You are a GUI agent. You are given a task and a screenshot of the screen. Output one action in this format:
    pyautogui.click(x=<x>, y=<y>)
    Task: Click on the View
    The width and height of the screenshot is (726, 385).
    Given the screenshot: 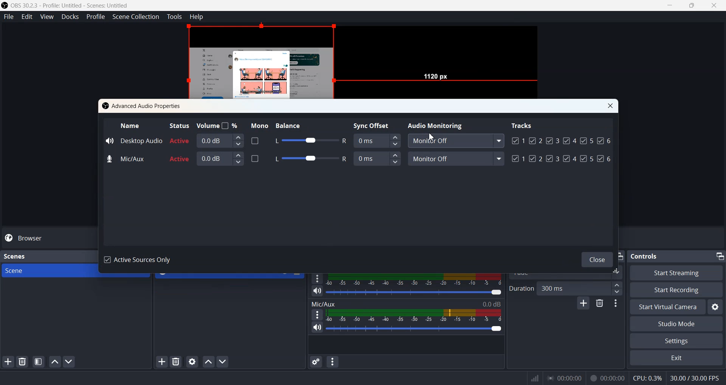 What is the action you would take?
    pyautogui.click(x=47, y=17)
    